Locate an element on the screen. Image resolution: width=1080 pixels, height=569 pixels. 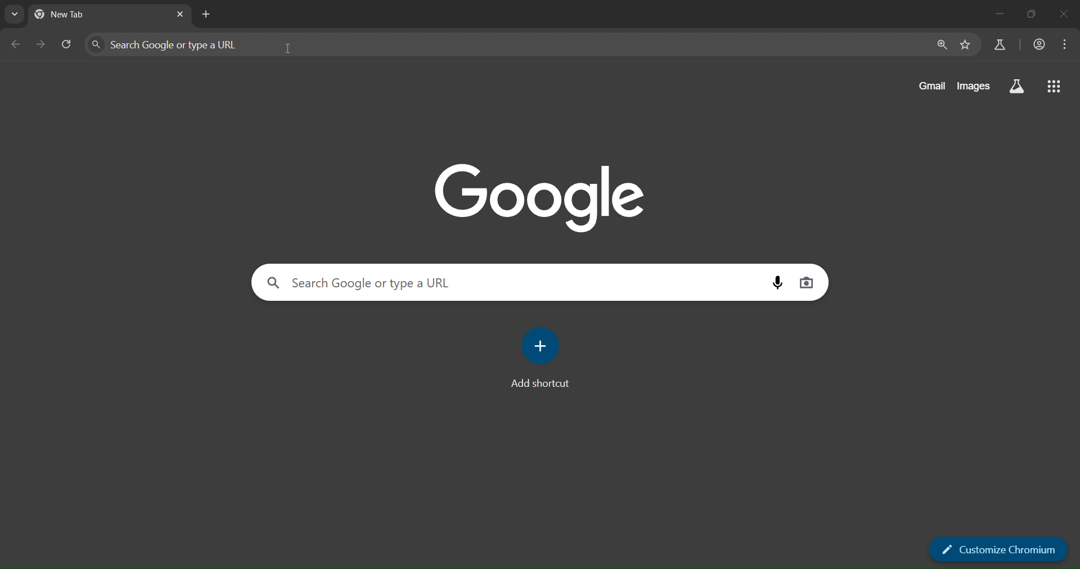
minimize is located at coordinates (1002, 13).